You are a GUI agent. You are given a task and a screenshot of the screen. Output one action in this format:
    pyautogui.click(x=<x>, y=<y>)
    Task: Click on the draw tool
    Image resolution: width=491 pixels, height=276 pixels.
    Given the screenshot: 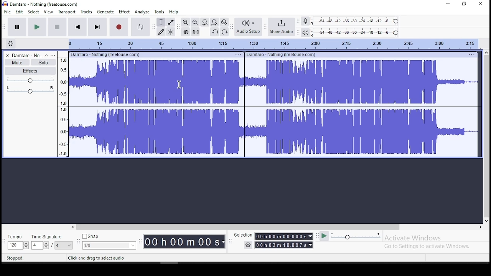 What is the action you would take?
    pyautogui.click(x=160, y=32)
    